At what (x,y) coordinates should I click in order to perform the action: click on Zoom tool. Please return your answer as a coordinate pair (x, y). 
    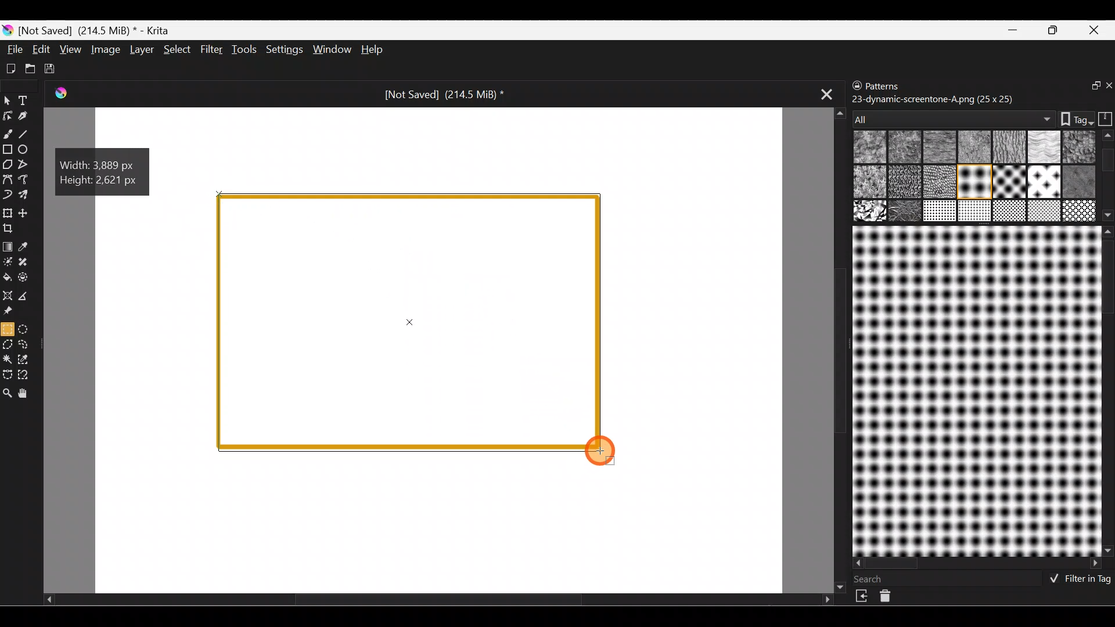
    Looking at the image, I should click on (8, 394).